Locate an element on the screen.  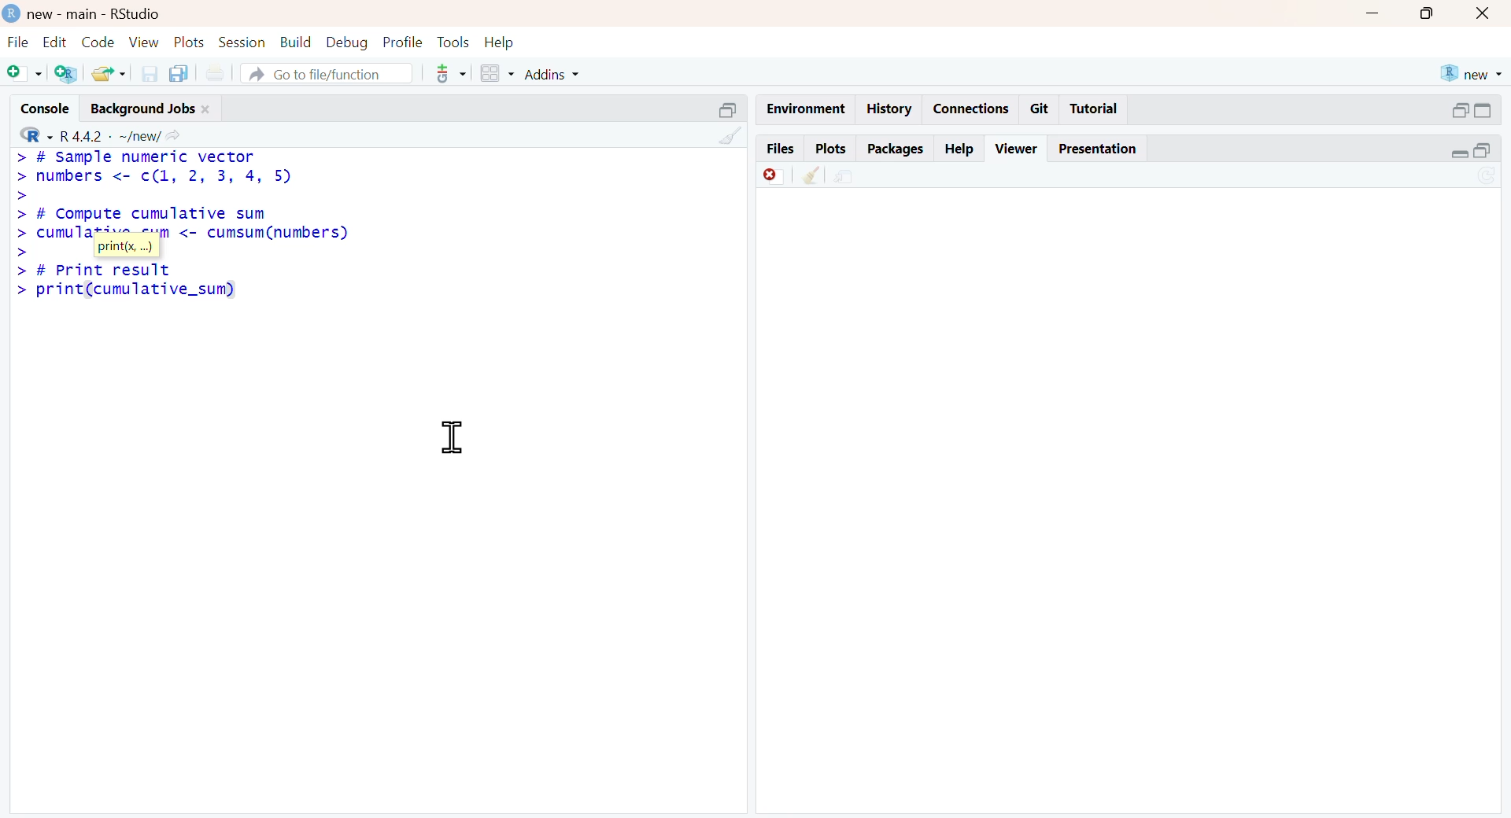
Share icon is located at coordinates (173, 134).